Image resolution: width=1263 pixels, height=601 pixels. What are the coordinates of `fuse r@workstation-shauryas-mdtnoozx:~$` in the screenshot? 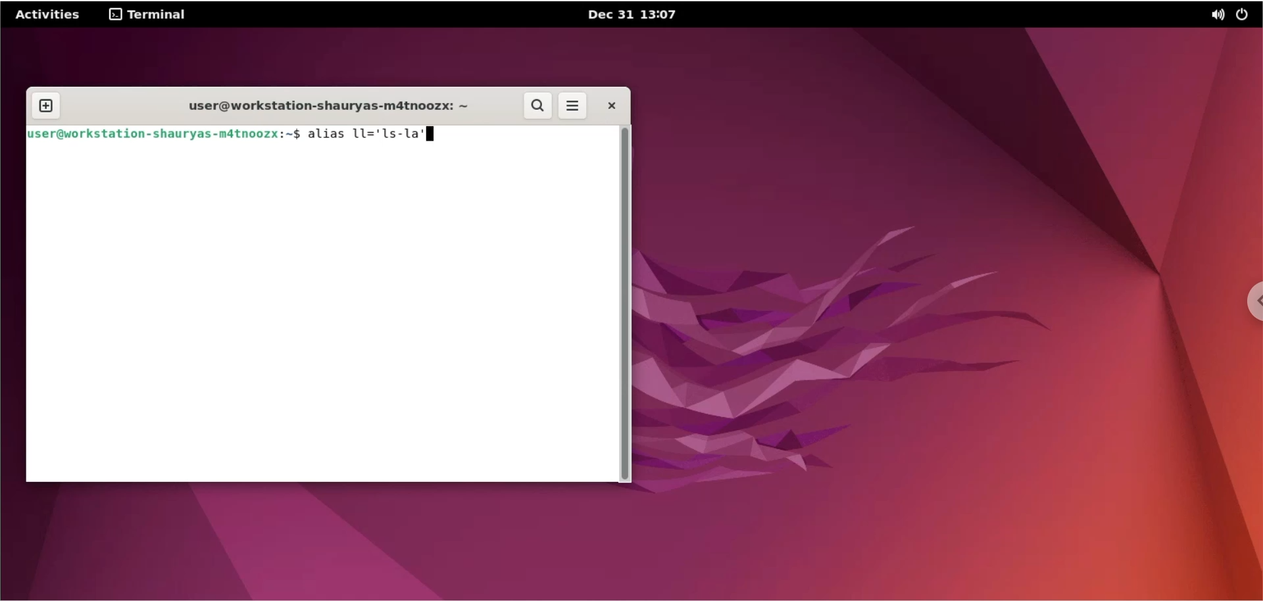 It's located at (164, 135).